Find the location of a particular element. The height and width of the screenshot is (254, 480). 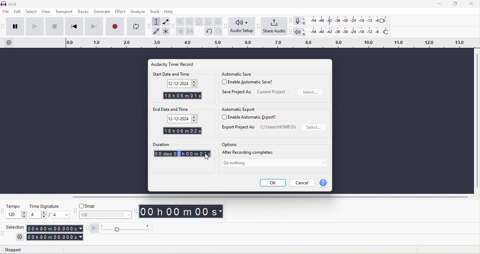

1/8 is located at coordinates (105, 215).